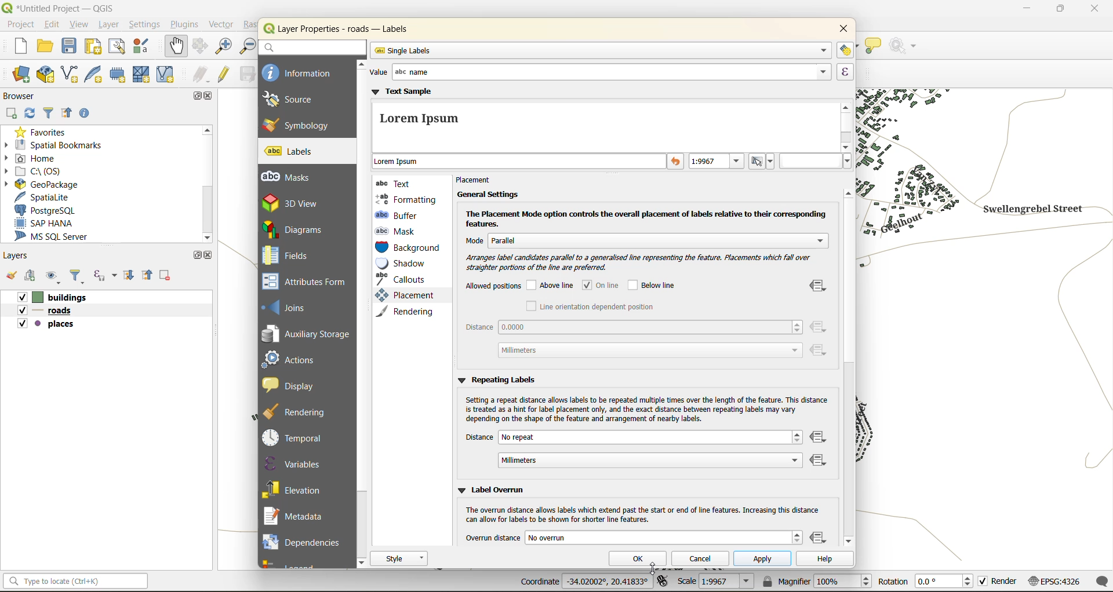  Describe the element at coordinates (294, 385) in the screenshot. I see `display` at that location.